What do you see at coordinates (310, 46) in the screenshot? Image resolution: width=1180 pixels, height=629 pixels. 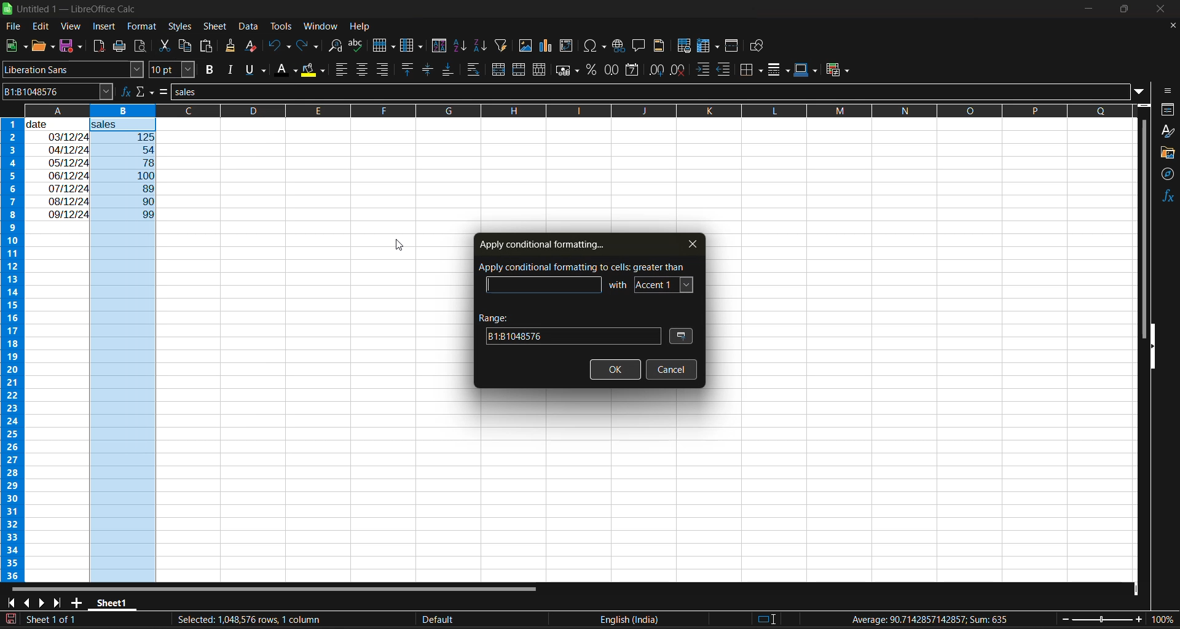 I see `redo` at bounding box center [310, 46].